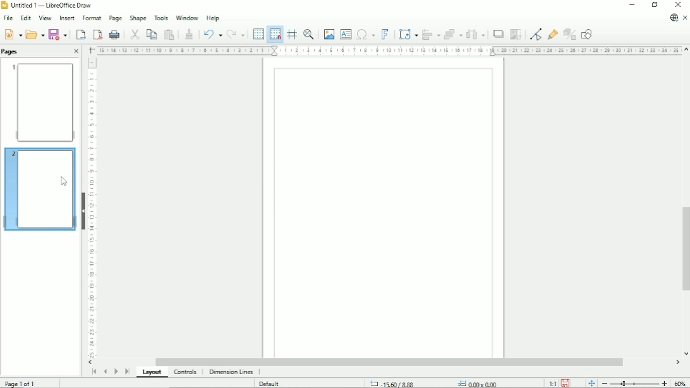  Describe the element at coordinates (97, 35) in the screenshot. I see `Export directly as PDF` at that location.